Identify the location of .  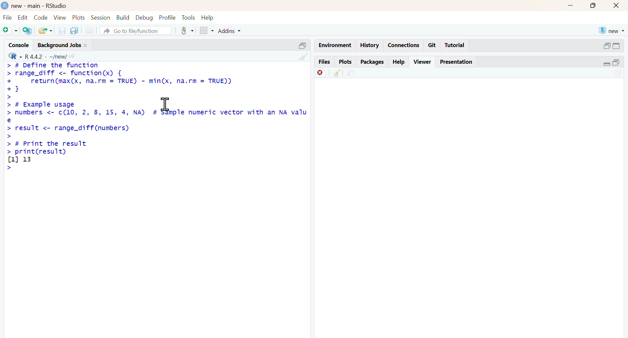
(304, 56).